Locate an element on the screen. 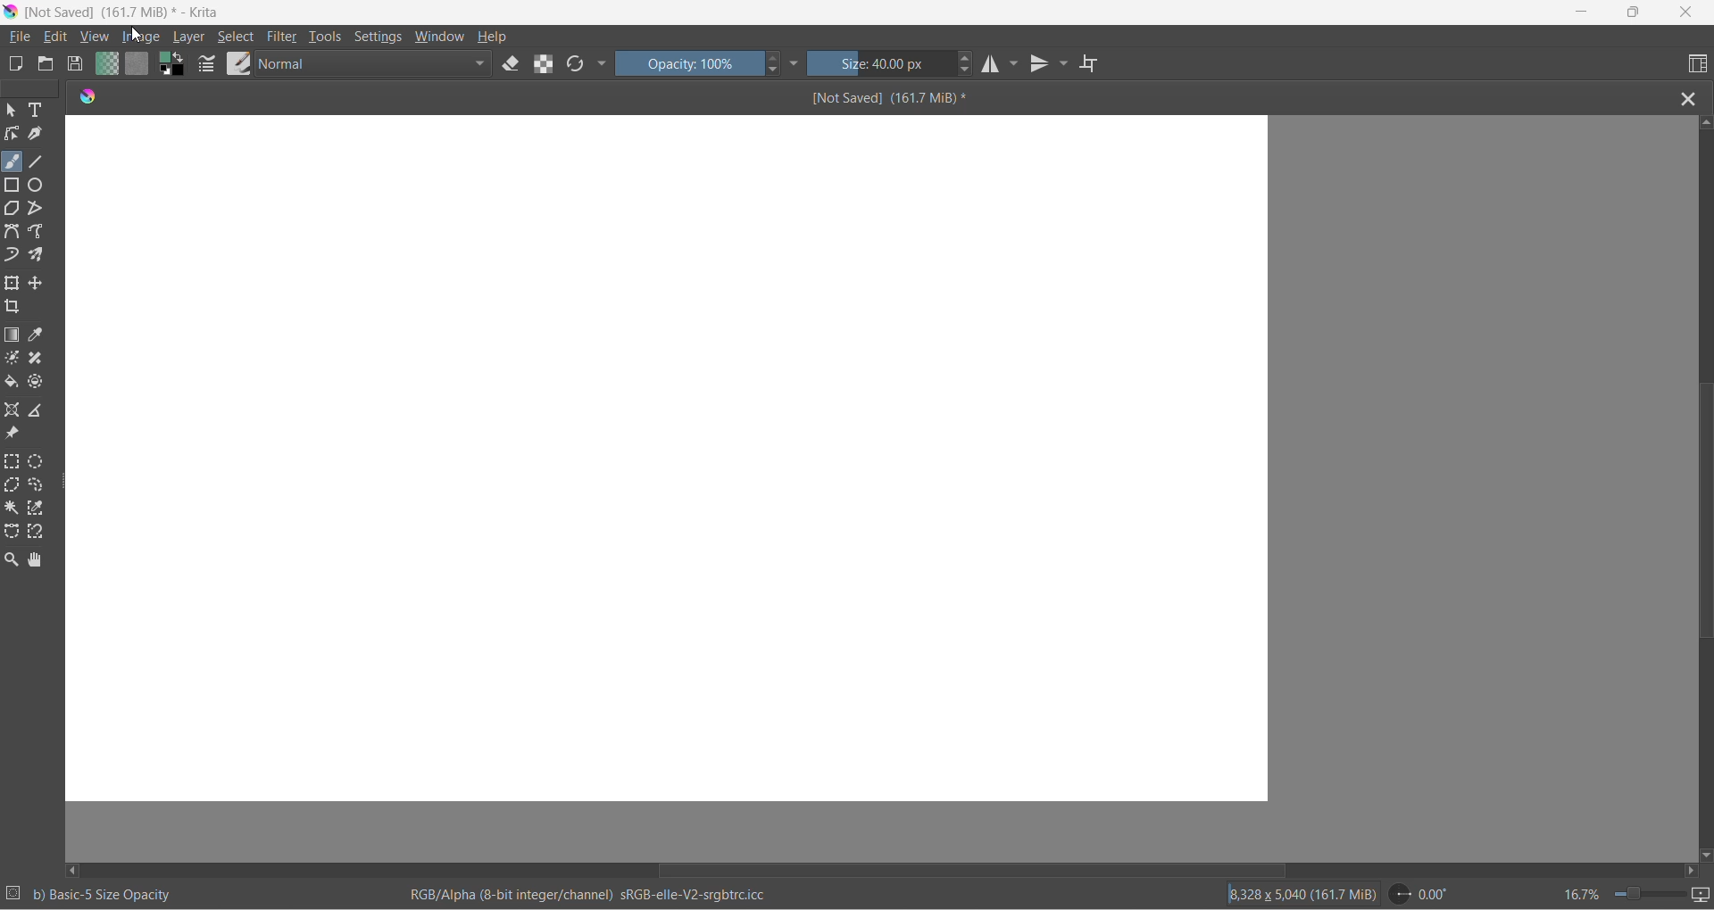 Image resolution: width=1714 pixels, height=910 pixels. decrement opacity is located at coordinates (776, 73).